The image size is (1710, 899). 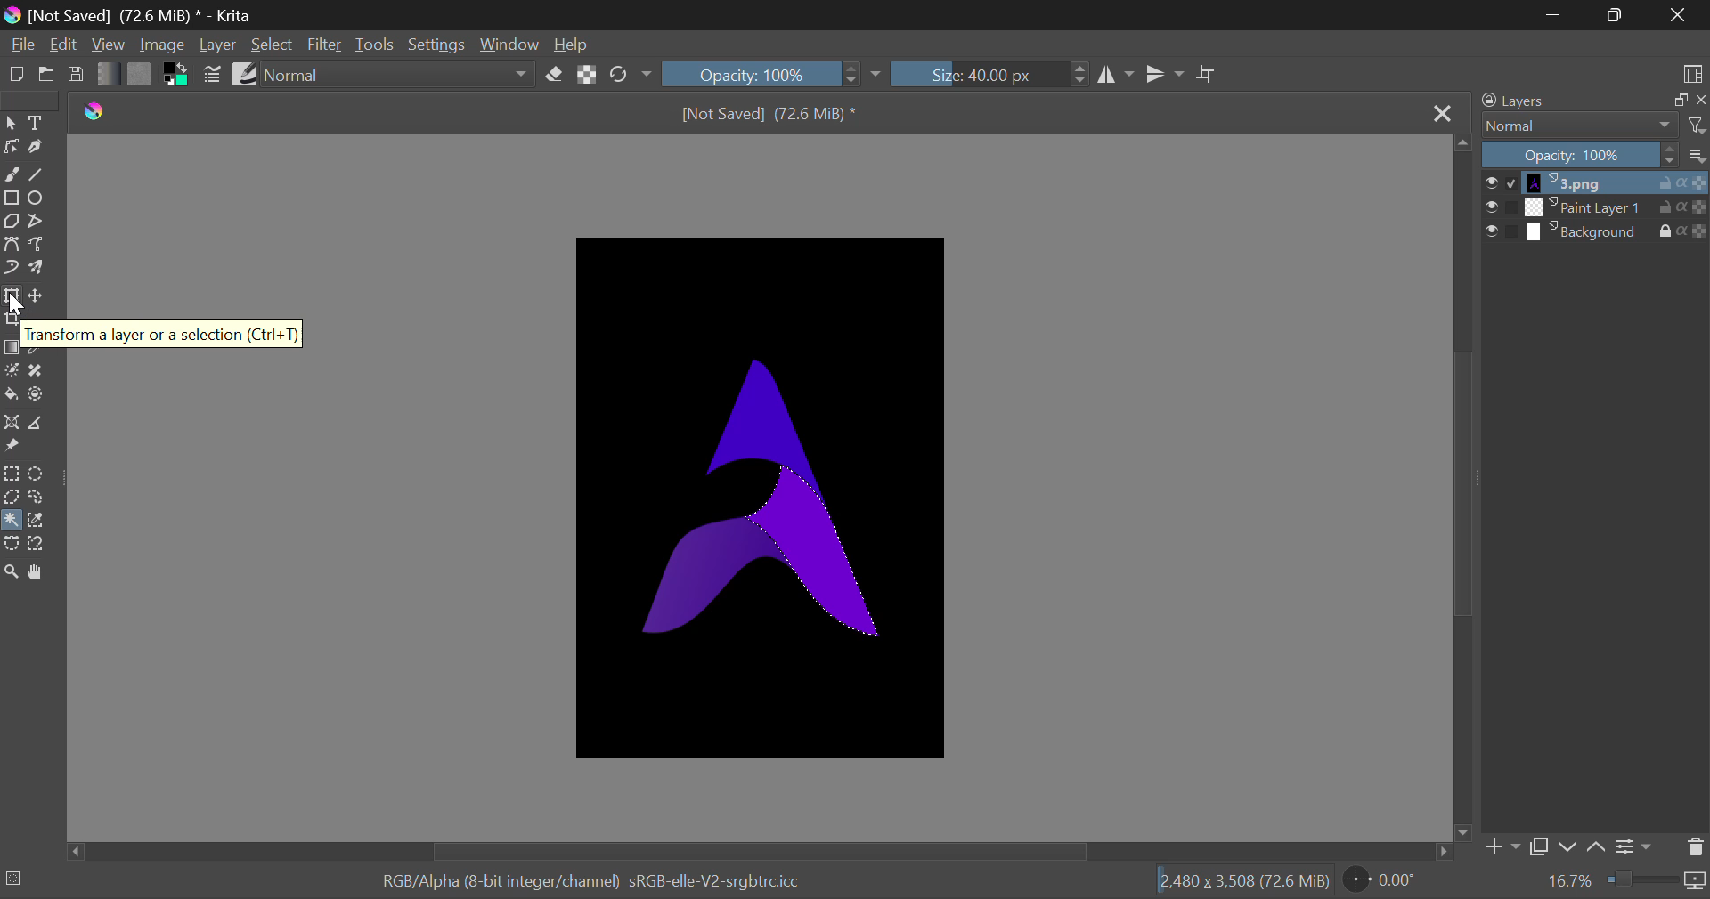 What do you see at coordinates (1634, 847) in the screenshot?
I see `Settings` at bounding box center [1634, 847].